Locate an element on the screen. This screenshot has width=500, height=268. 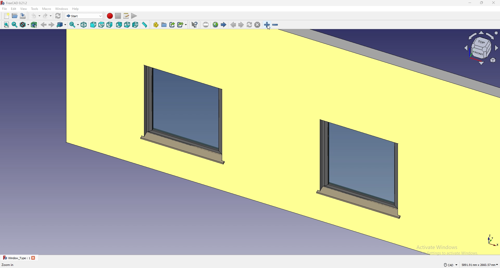
axis indicator is located at coordinates (480, 48).